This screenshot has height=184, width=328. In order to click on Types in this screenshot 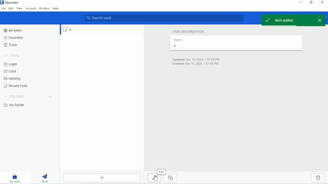, I will do `click(12, 55)`.